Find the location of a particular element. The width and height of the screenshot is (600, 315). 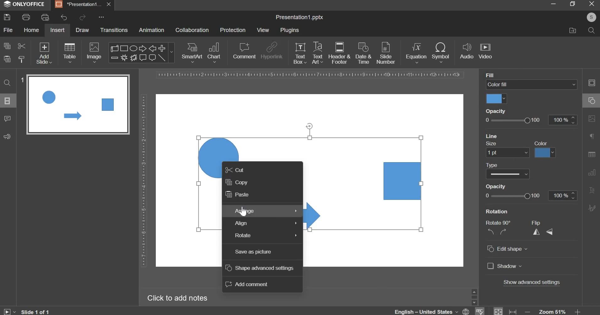

Presentation1.pptx is located at coordinates (299, 18).